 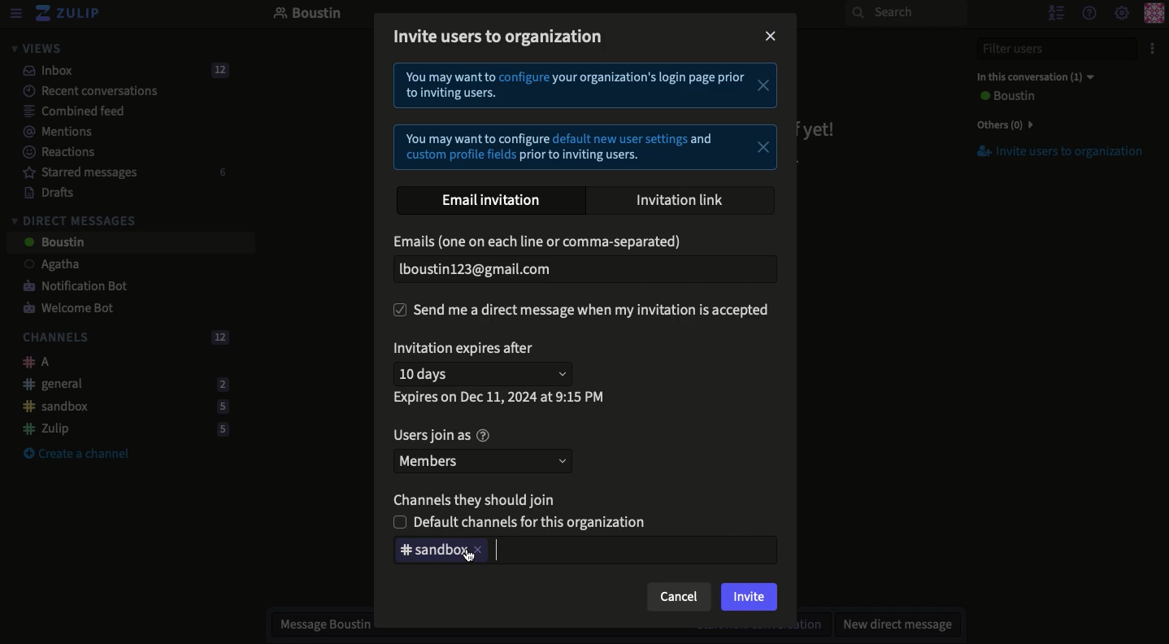 What do you see at coordinates (122, 338) in the screenshot?
I see `Channels` at bounding box center [122, 338].